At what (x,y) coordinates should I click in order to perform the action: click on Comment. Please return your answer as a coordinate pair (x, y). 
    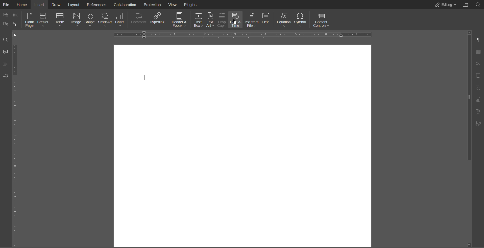
    Looking at the image, I should click on (6, 51).